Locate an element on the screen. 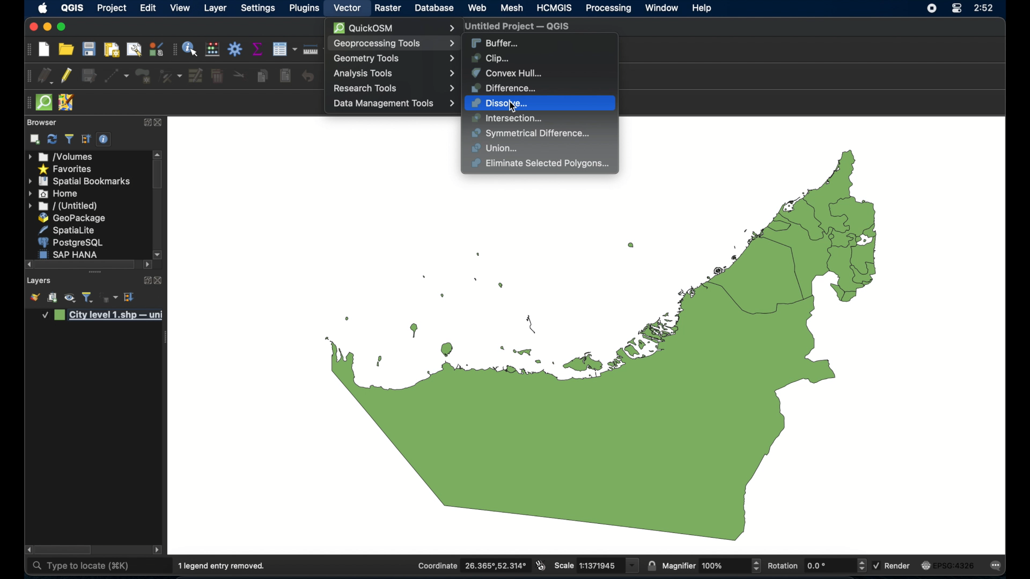 Image resolution: width=1030 pixels, height=579 pixels. refresh is located at coordinates (51, 139).